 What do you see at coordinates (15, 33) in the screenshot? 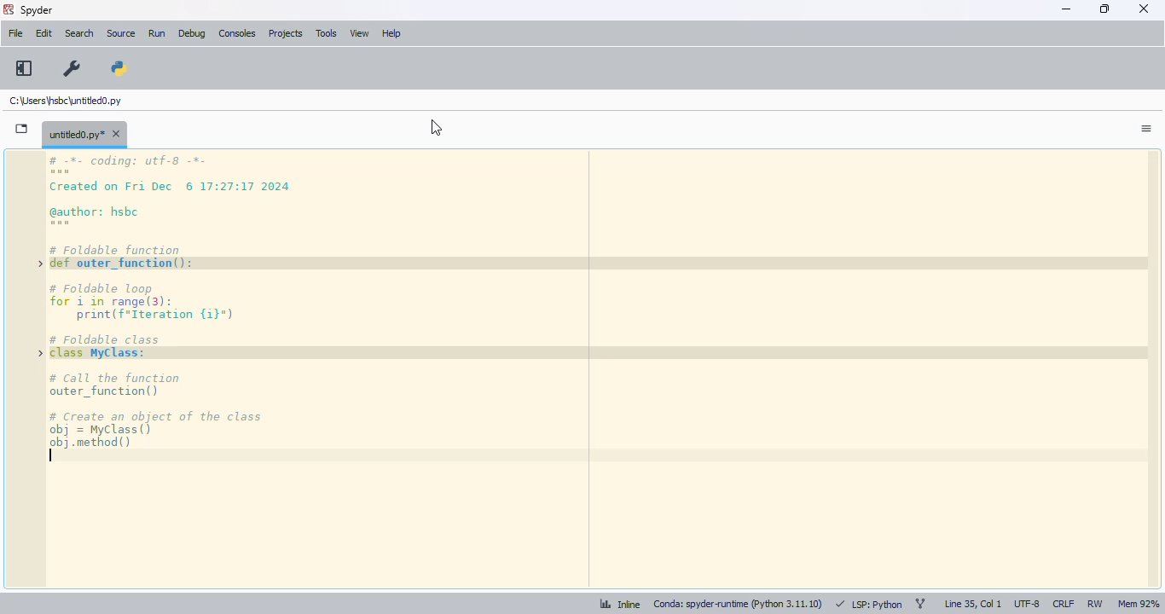
I see `file` at bounding box center [15, 33].